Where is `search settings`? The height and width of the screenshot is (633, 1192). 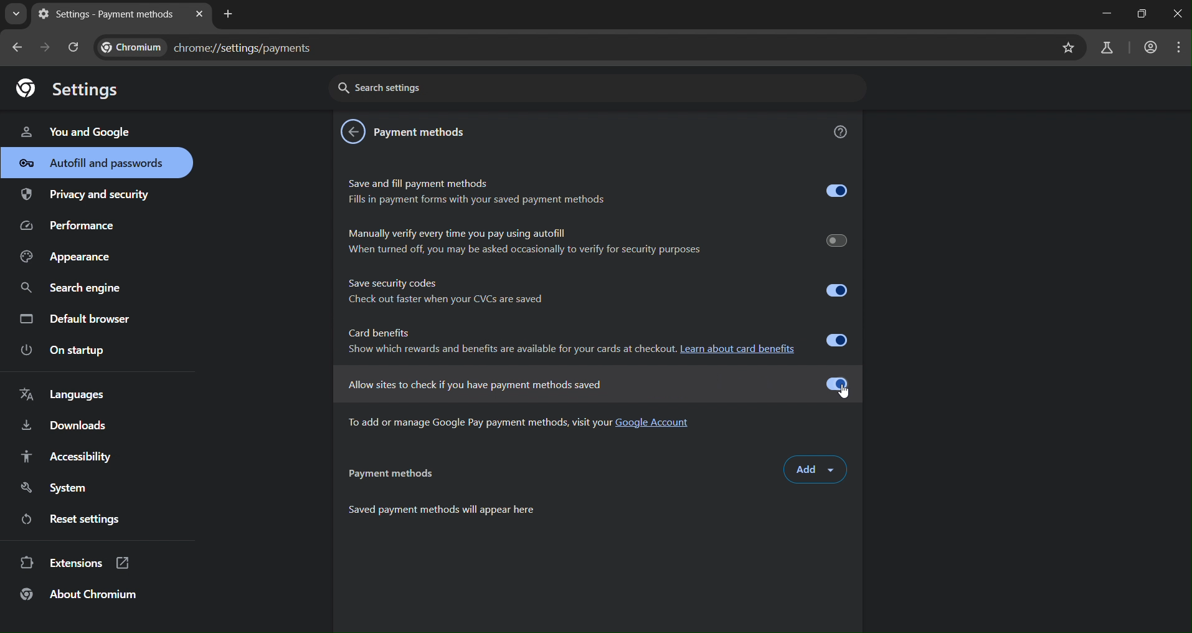
search settings is located at coordinates (589, 84).